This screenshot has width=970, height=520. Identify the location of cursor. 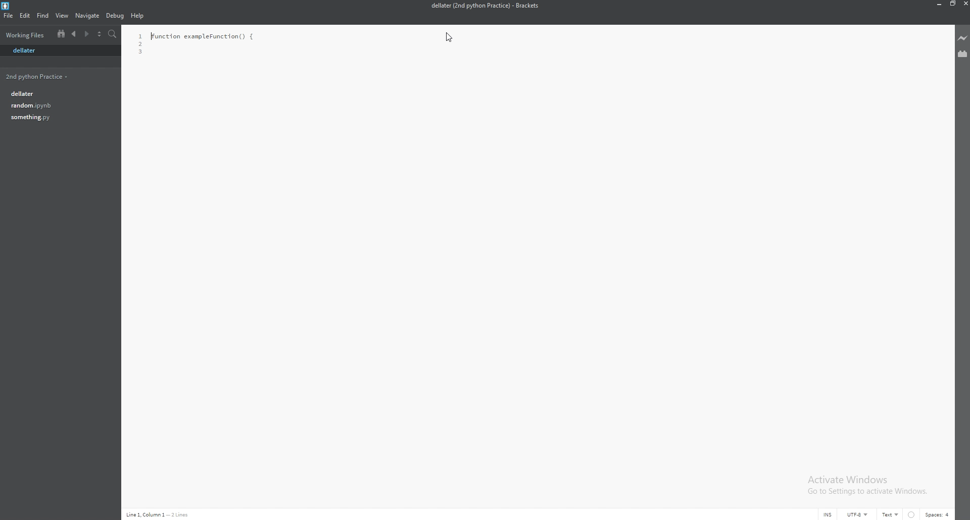
(450, 37).